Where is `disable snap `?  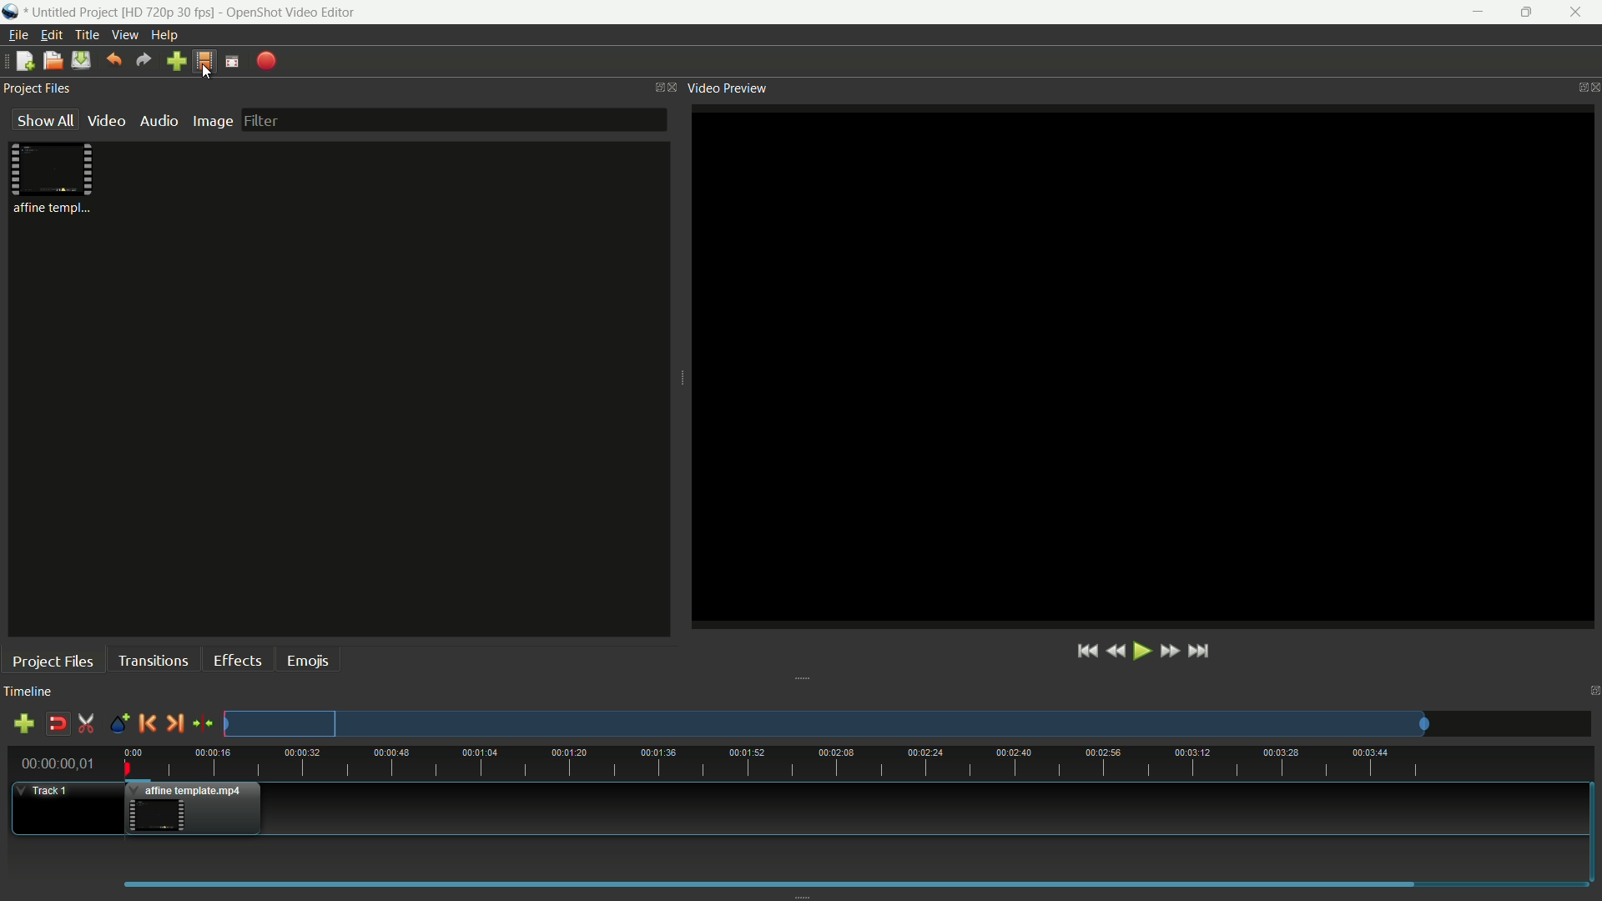
disable snap  is located at coordinates (58, 725).